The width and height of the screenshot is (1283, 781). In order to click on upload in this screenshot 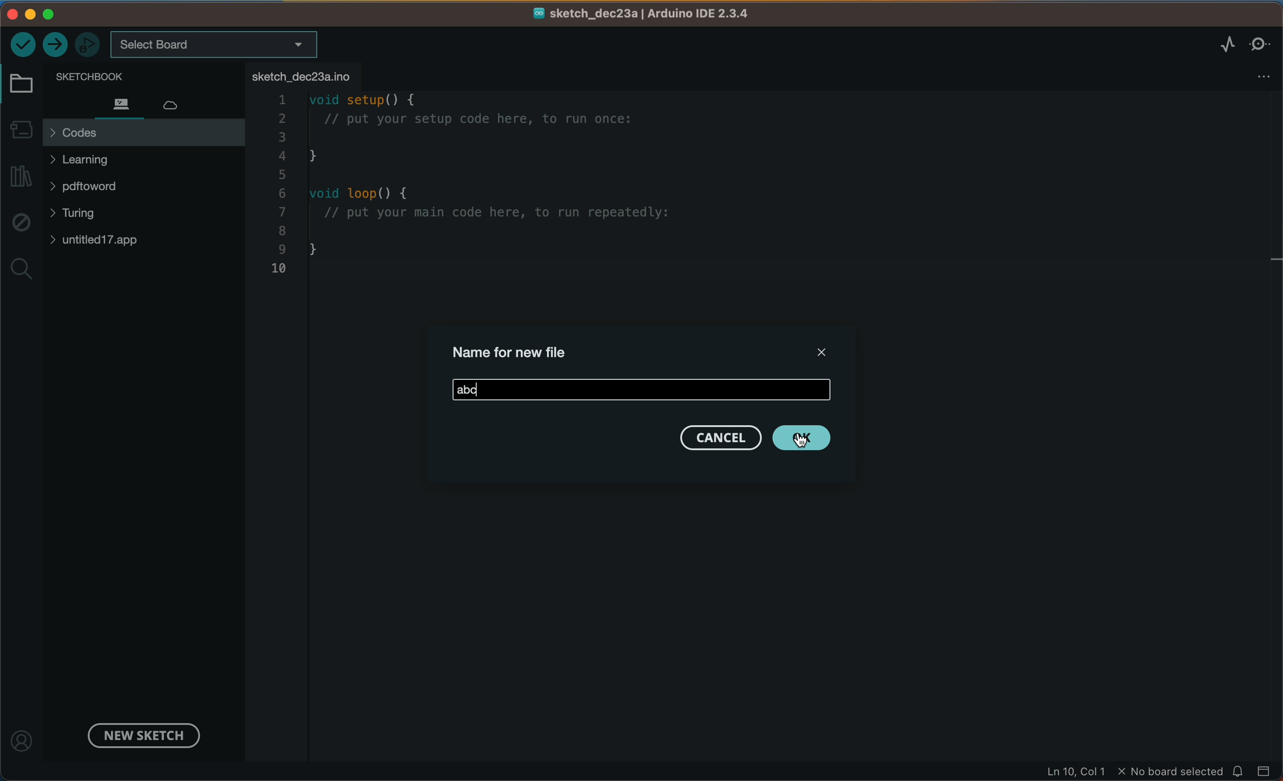, I will do `click(56, 45)`.